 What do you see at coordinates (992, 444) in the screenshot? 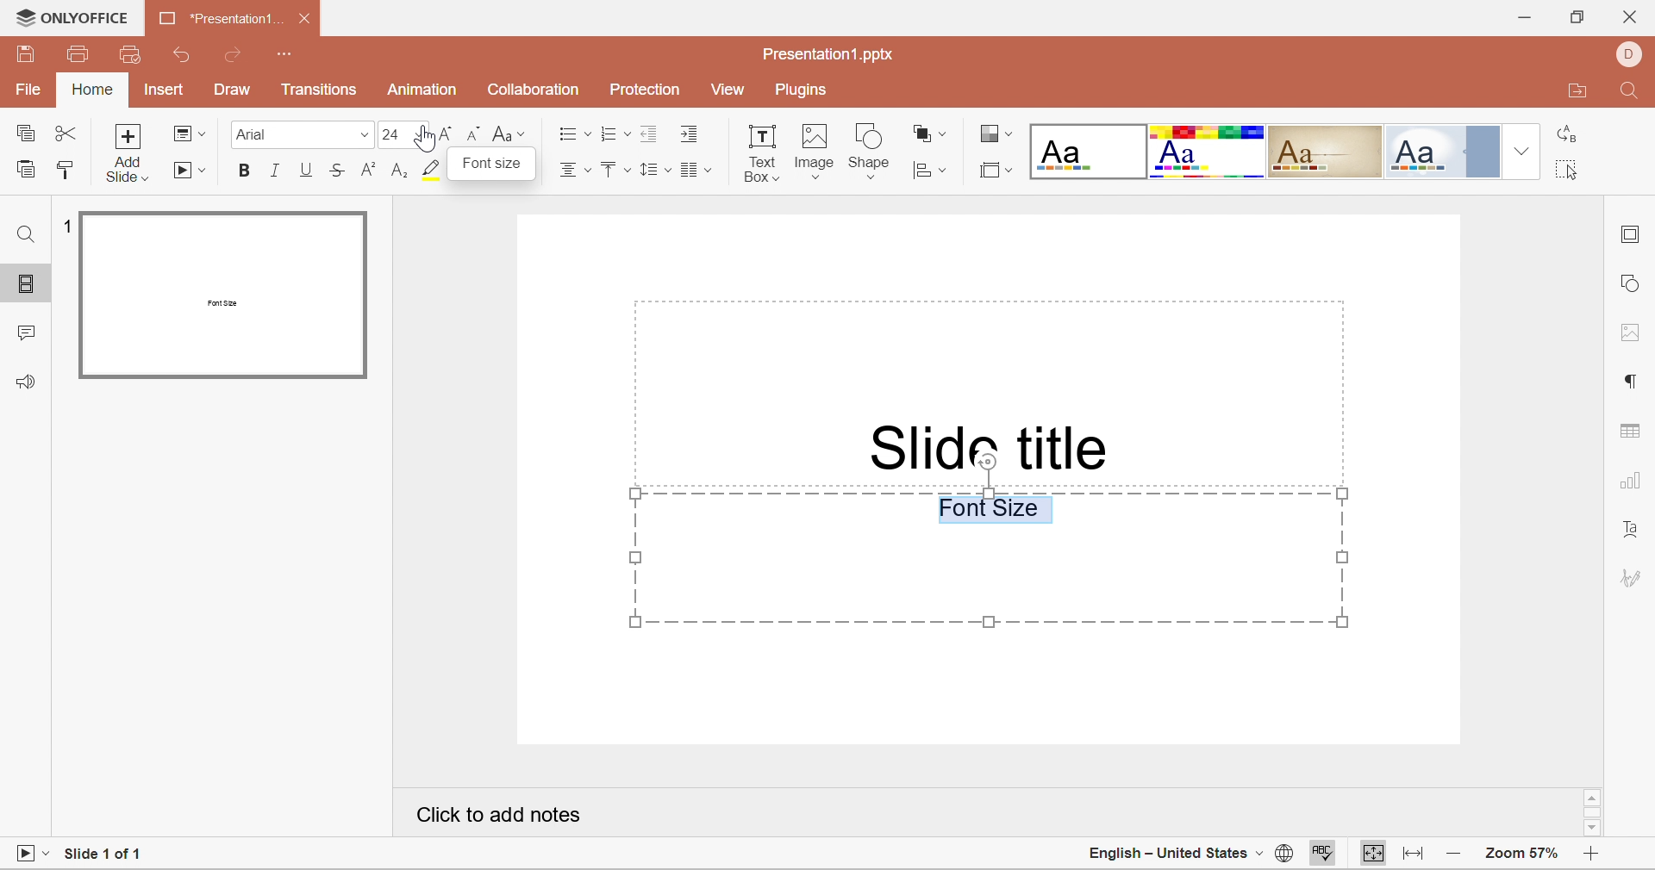
I see `Slide title` at bounding box center [992, 444].